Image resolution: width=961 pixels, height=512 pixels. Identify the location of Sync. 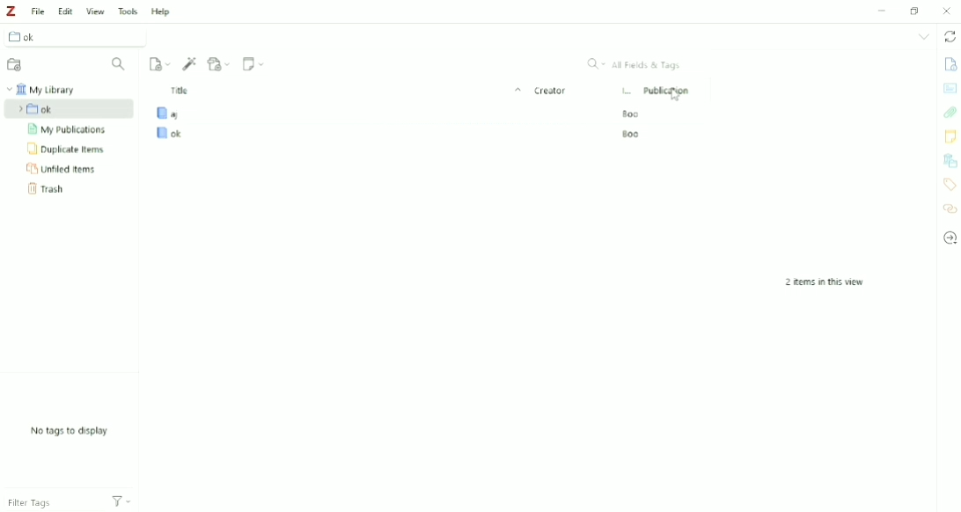
(950, 37).